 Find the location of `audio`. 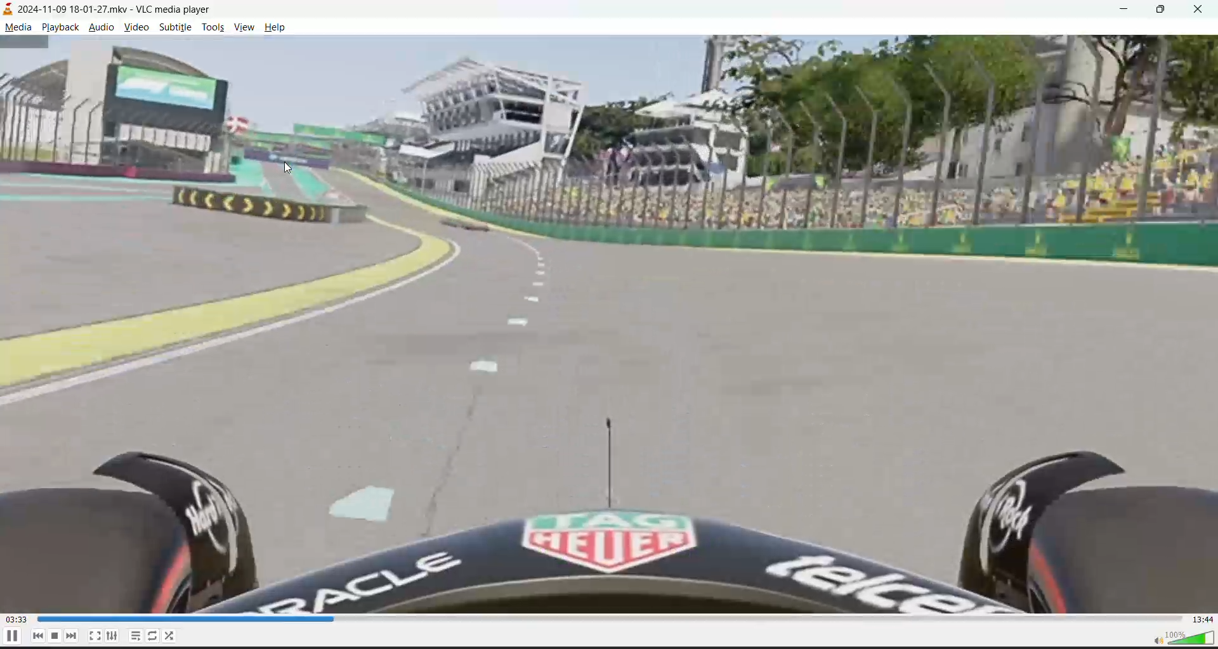

audio is located at coordinates (103, 25).